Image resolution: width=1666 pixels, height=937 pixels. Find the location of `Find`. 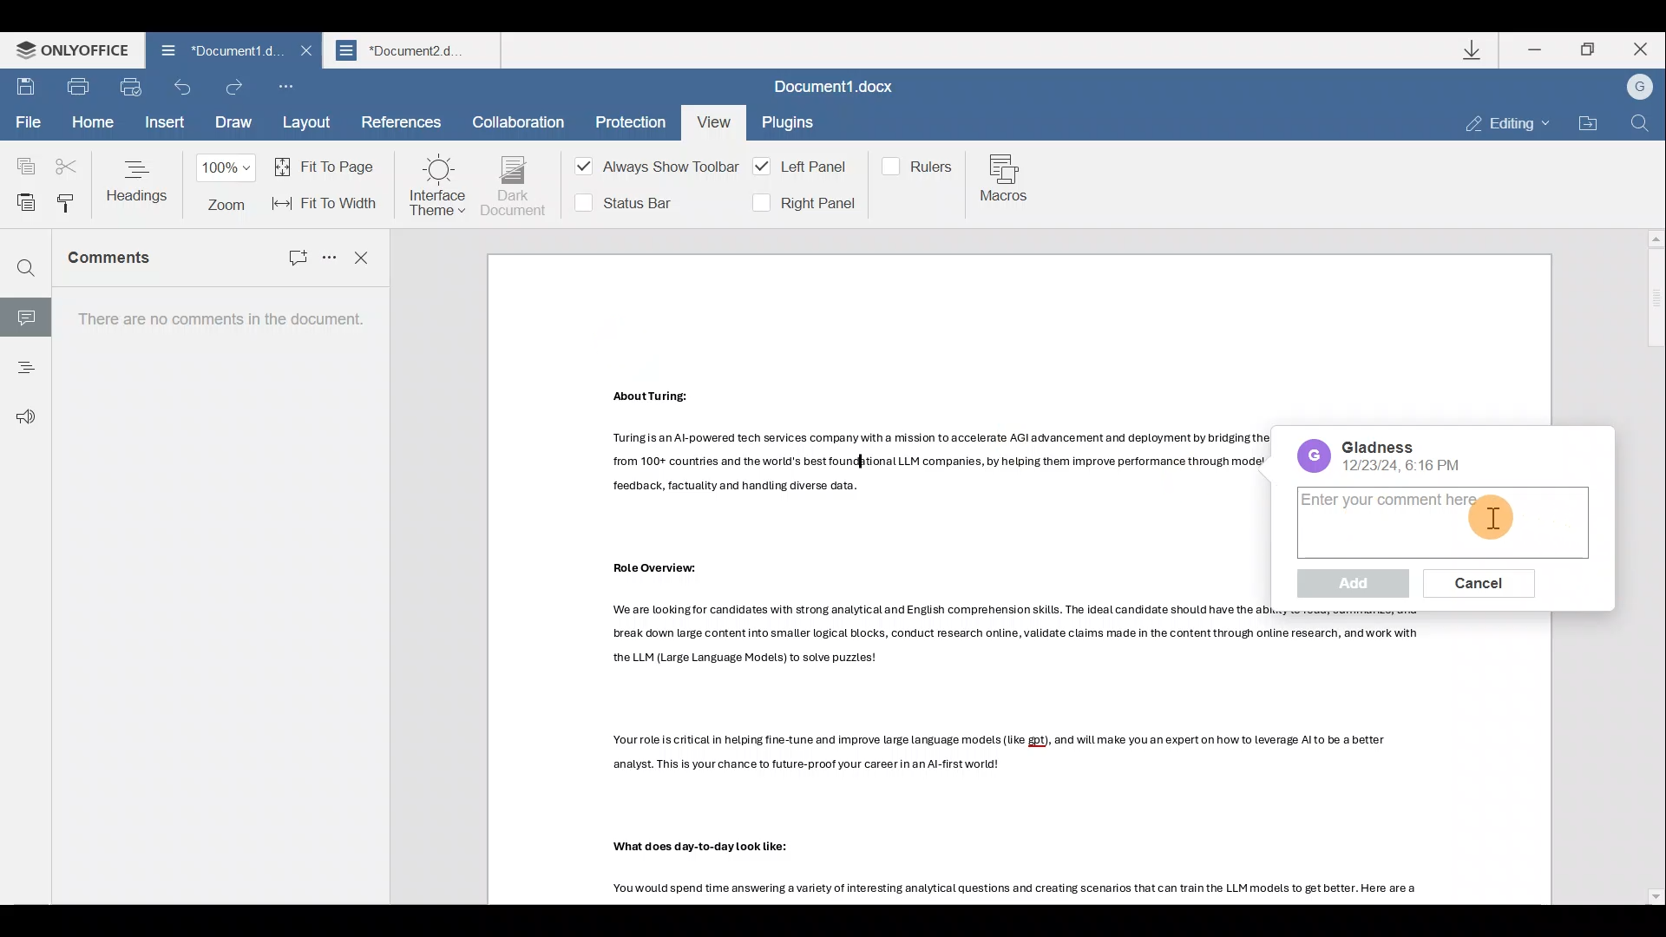

Find is located at coordinates (1640, 124).